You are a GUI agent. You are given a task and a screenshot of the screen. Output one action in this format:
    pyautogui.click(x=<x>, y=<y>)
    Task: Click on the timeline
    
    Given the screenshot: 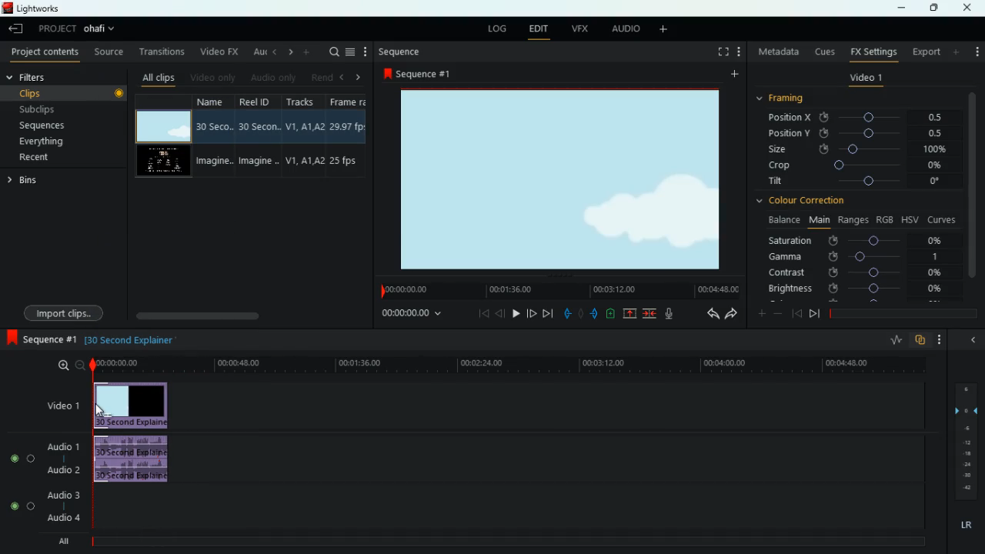 What is the action you would take?
    pyautogui.click(x=513, y=542)
    